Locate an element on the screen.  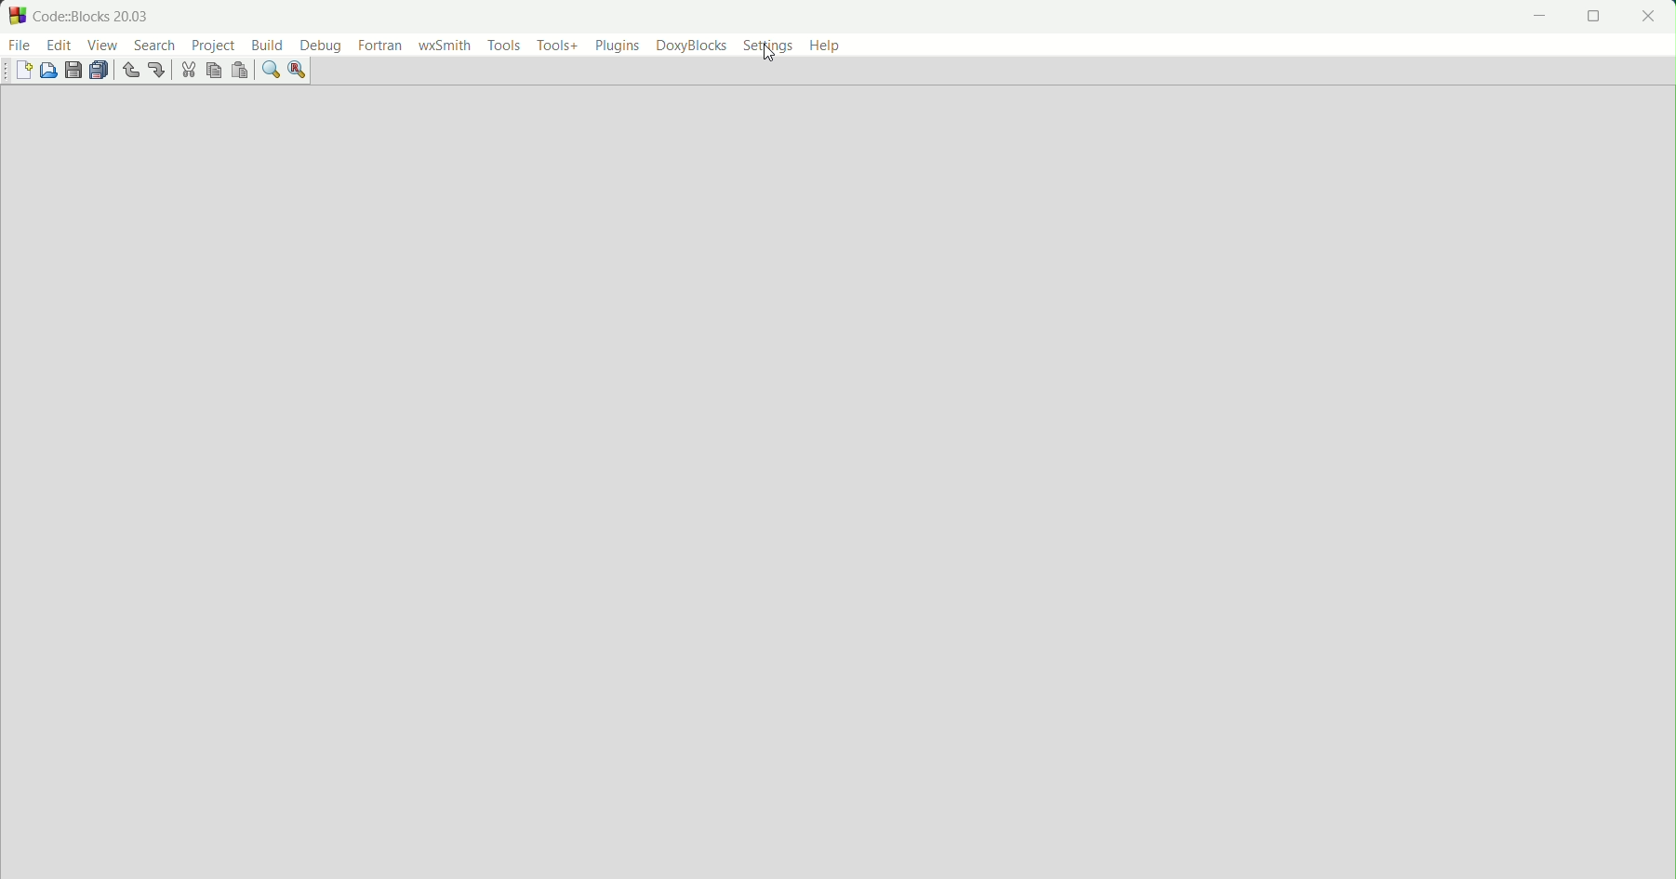
tools is located at coordinates (503, 46).